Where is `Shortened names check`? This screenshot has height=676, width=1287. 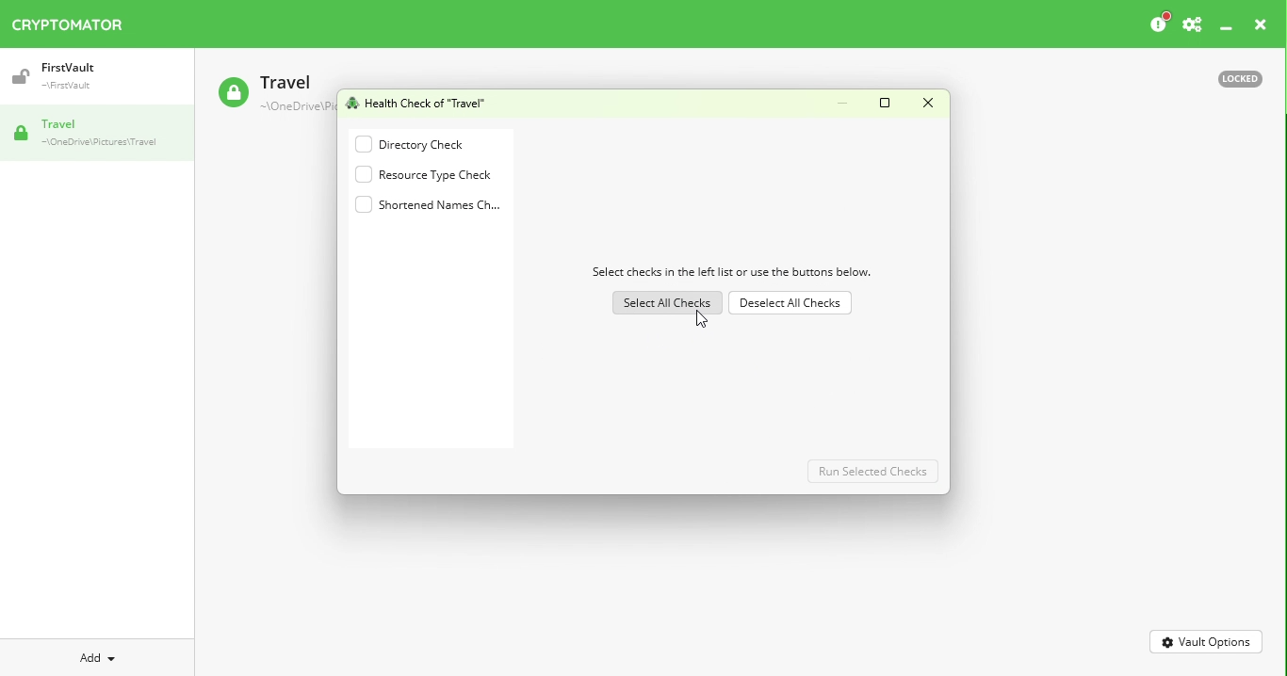 Shortened names check is located at coordinates (442, 205).